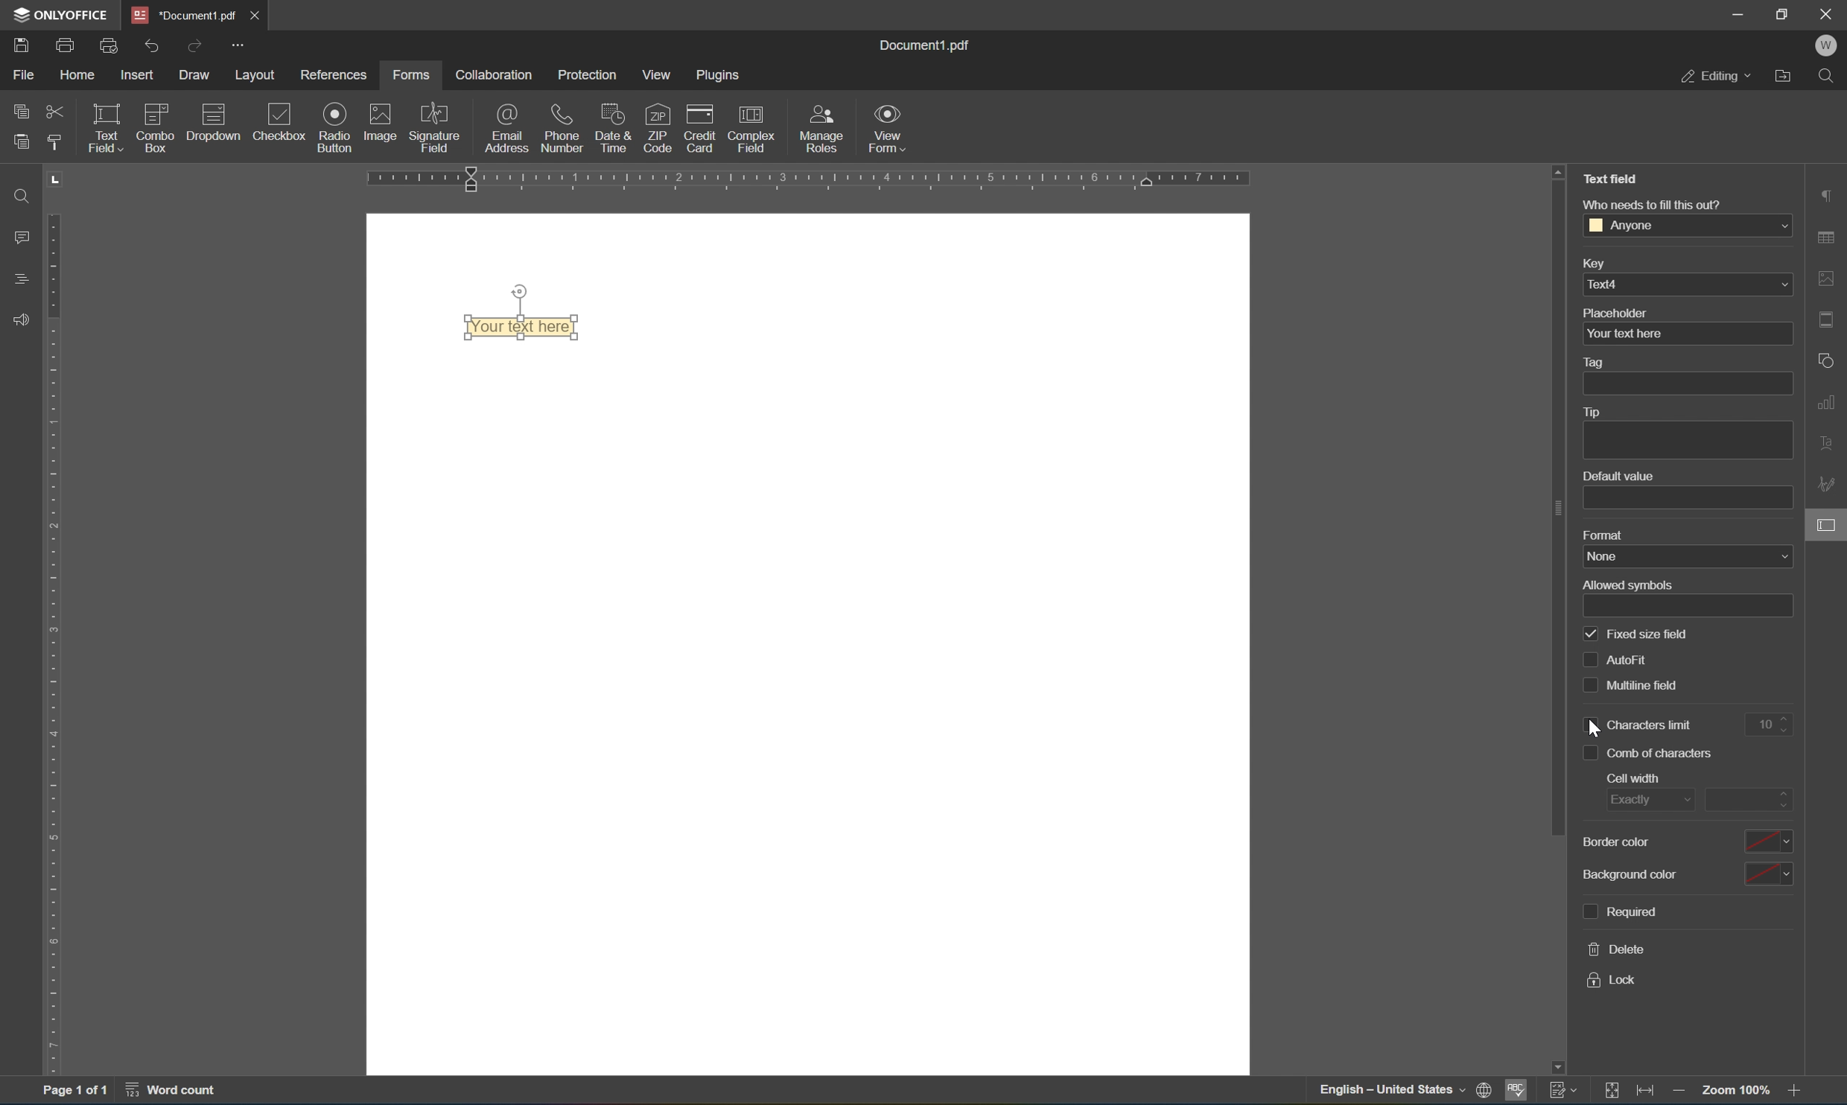  What do you see at coordinates (1650, 635) in the screenshot?
I see `fixed size field` at bounding box center [1650, 635].